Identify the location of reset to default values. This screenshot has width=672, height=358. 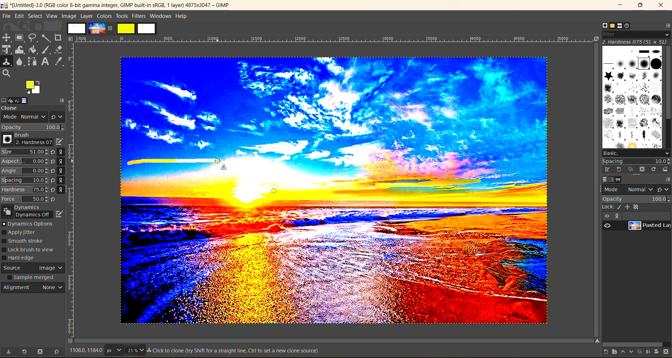
(56, 352).